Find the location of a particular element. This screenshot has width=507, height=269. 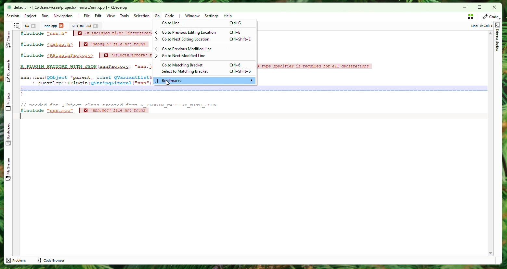

Code is located at coordinates (219, 105).